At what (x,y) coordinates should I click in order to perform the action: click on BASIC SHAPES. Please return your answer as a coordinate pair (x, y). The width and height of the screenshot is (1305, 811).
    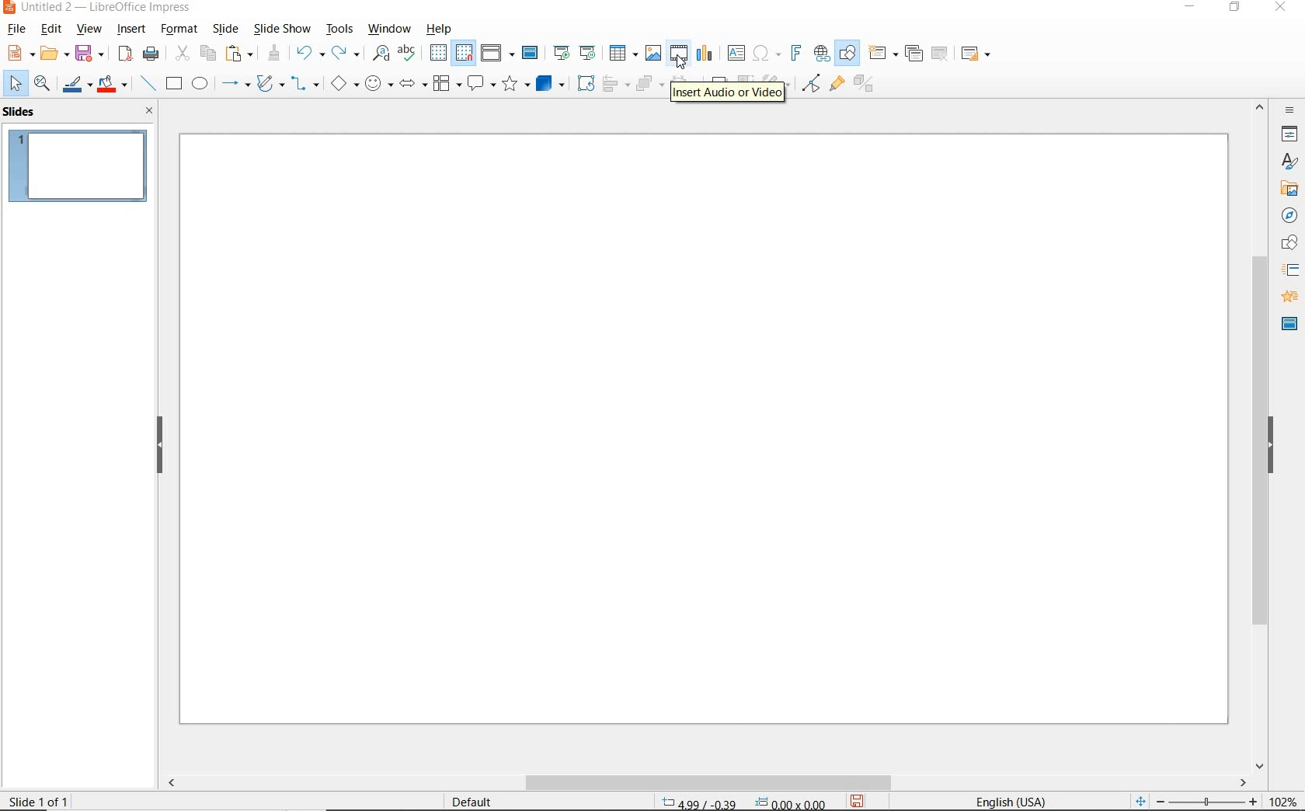
    Looking at the image, I should click on (344, 82).